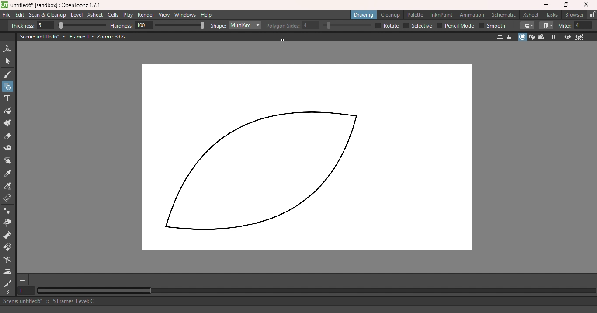 The height and width of the screenshot is (313, 597). What do you see at coordinates (9, 49) in the screenshot?
I see `Animate tool` at bounding box center [9, 49].